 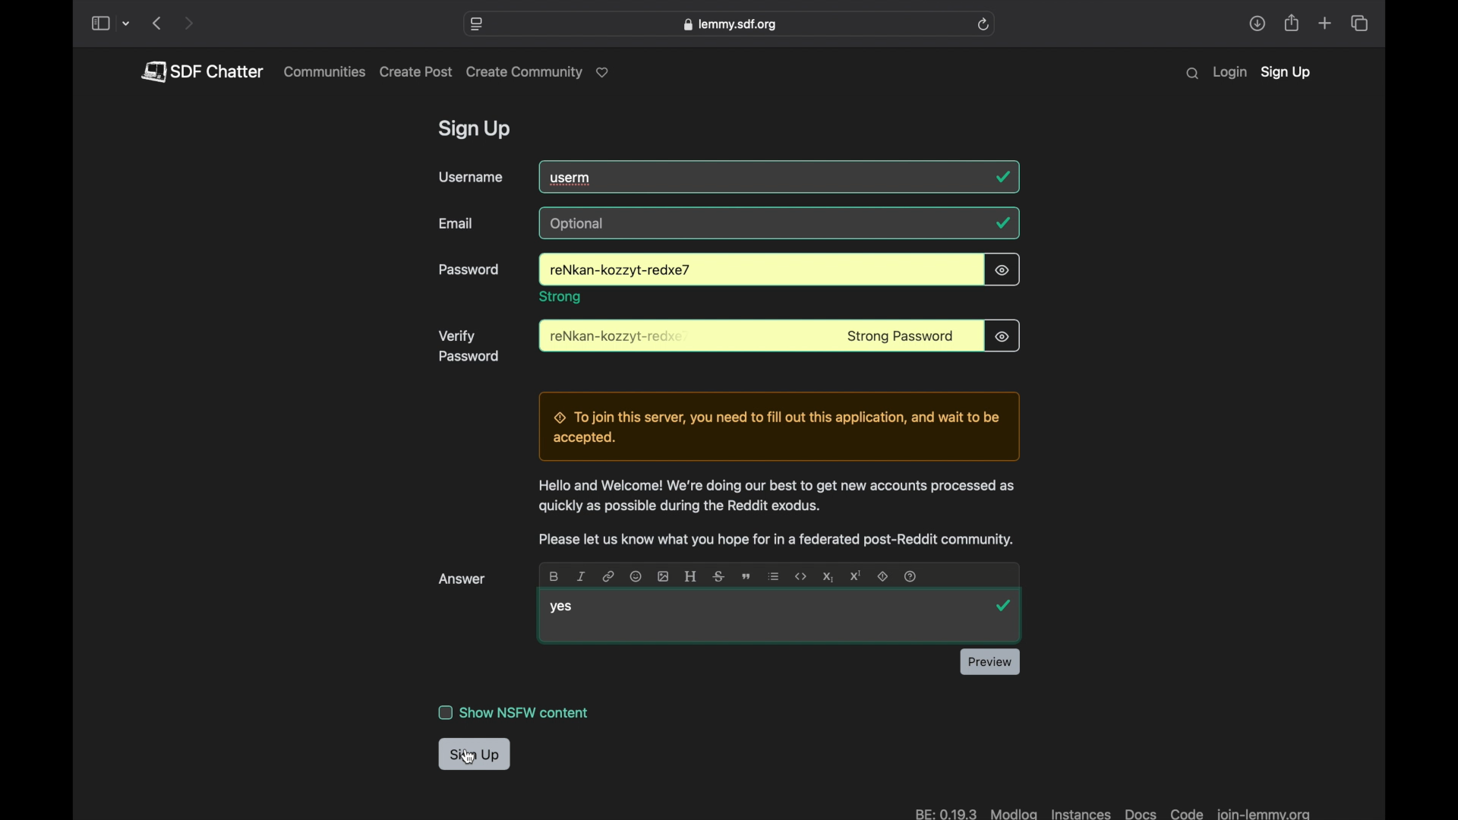 I want to click on tick mark, so click(x=1004, y=177).